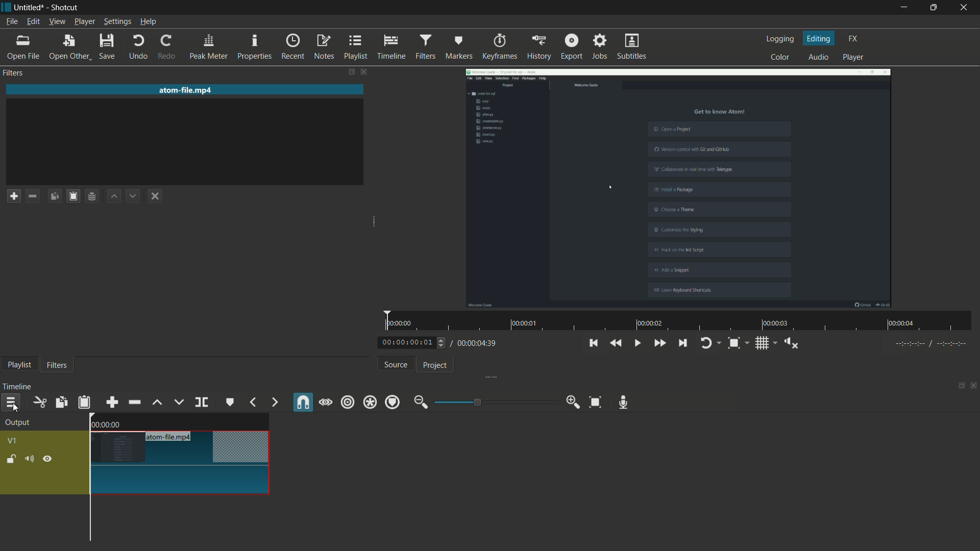  Describe the element at coordinates (14, 72) in the screenshot. I see `filters` at that location.